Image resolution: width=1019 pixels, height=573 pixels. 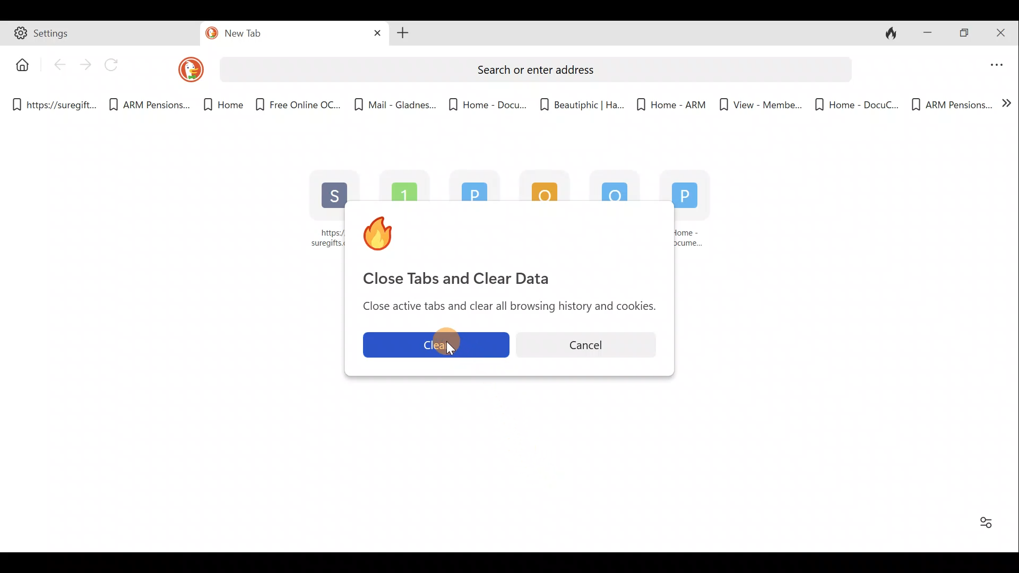 What do you see at coordinates (1007, 106) in the screenshot?
I see `Show more bookmarks` at bounding box center [1007, 106].